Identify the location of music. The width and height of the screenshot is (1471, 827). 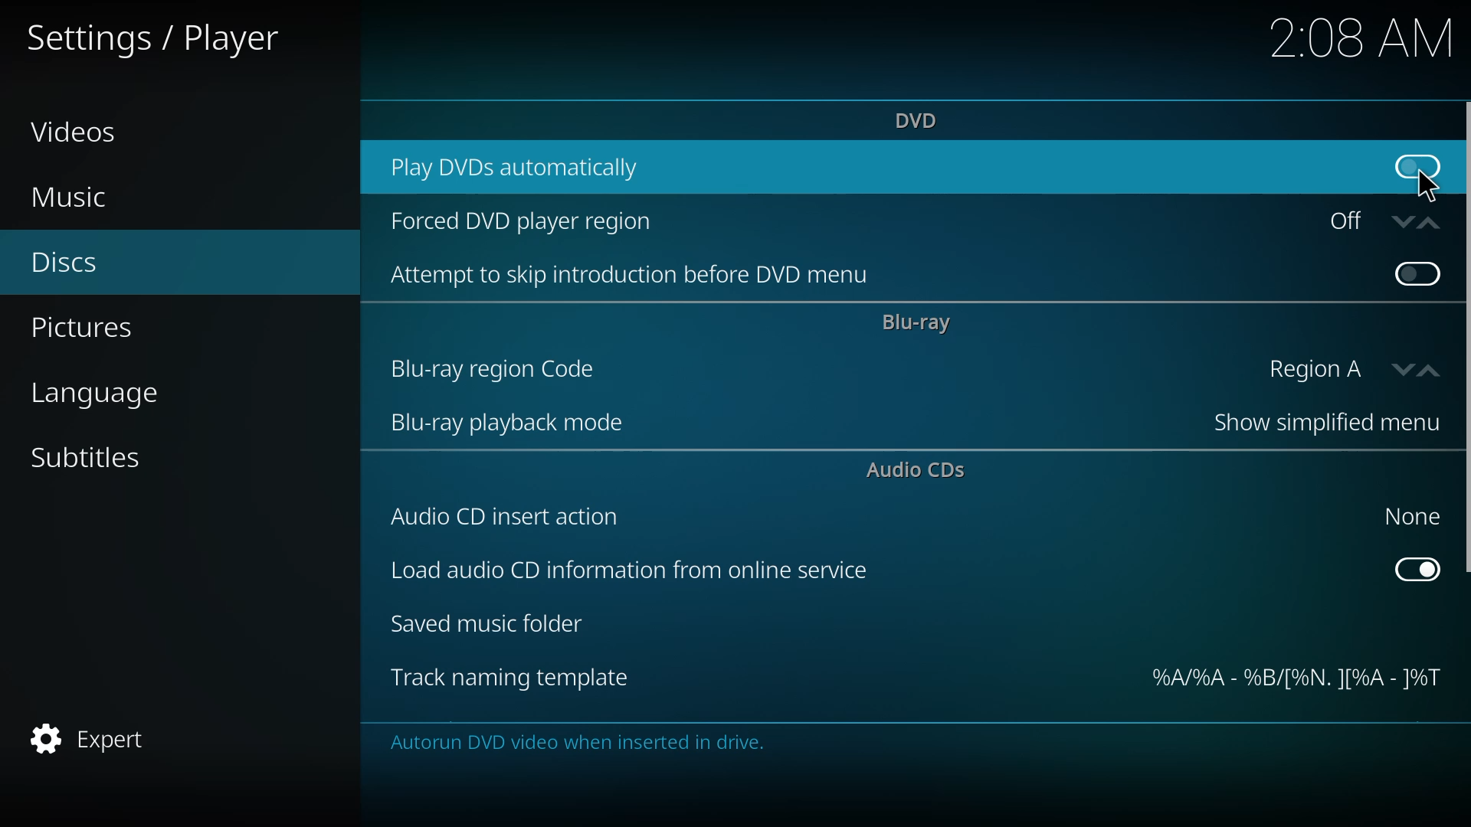
(70, 198).